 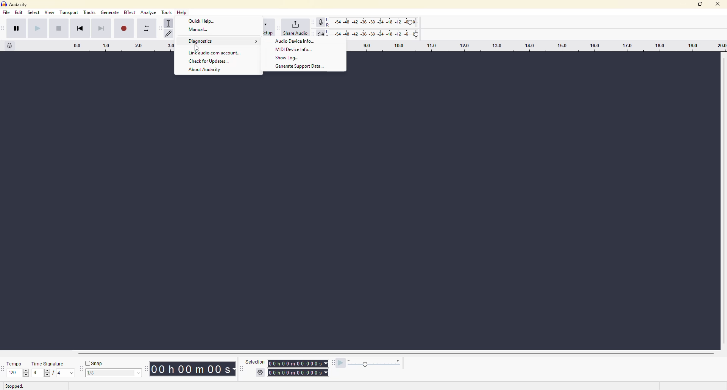 I want to click on settings, so click(x=259, y=373).